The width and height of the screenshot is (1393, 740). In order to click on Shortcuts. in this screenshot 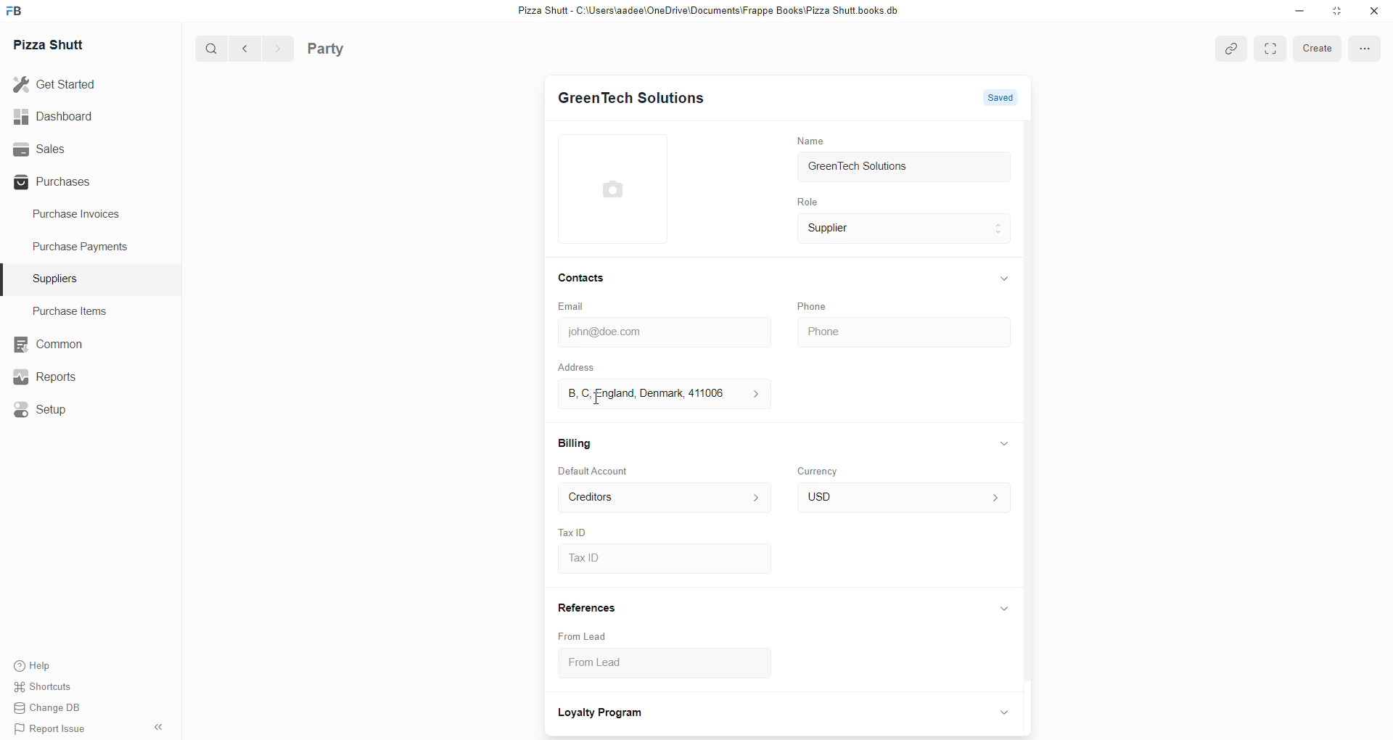, I will do `click(53, 689)`.